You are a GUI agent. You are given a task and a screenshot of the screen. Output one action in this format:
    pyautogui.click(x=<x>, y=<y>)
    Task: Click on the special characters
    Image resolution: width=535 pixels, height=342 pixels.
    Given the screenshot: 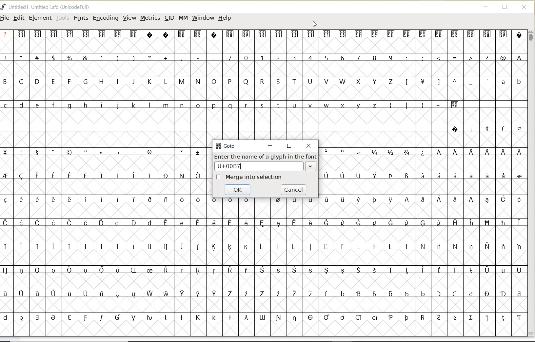 What is the action you would take?
    pyautogui.click(x=263, y=260)
    